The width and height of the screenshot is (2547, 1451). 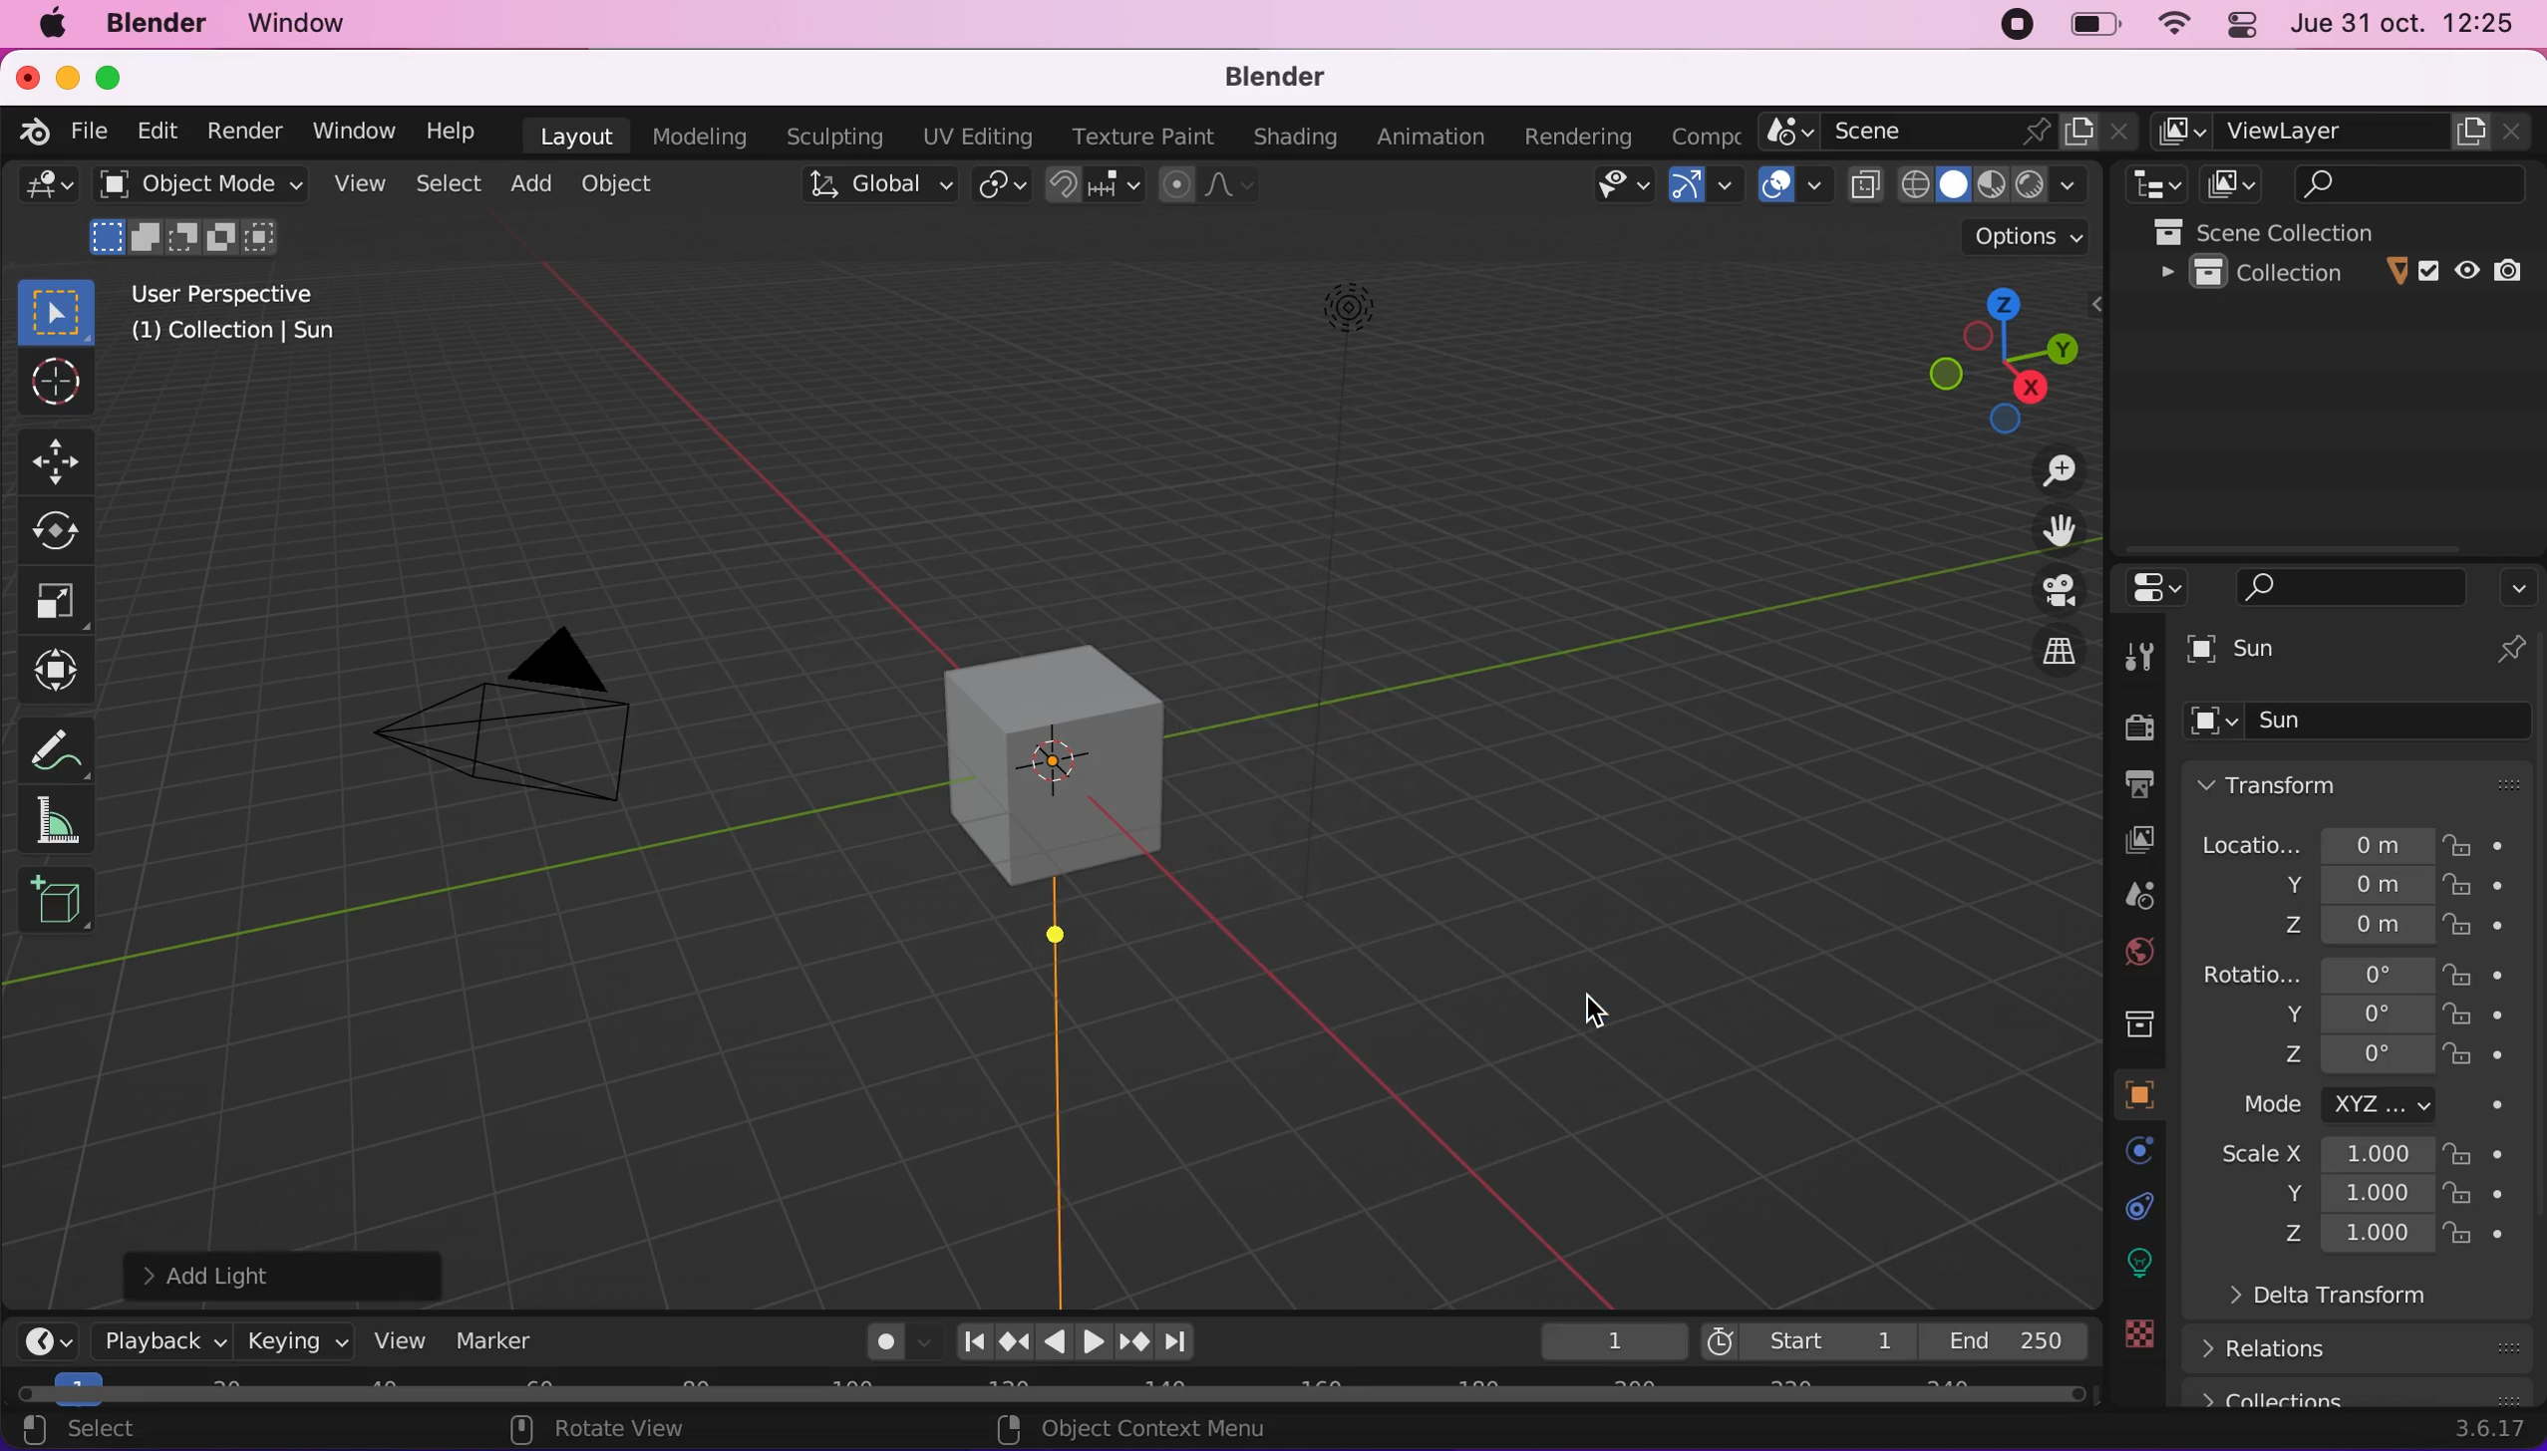 What do you see at coordinates (163, 132) in the screenshot?
I see `edit` at bounding box center [163, 132].